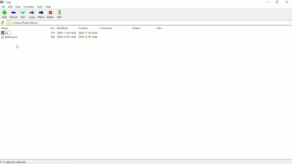 This screenshot has height=164, width=292. What do you see at coordinates (9, 37) in the screenshot?
I see `desktop.ini` at bounding box center [9, 37].